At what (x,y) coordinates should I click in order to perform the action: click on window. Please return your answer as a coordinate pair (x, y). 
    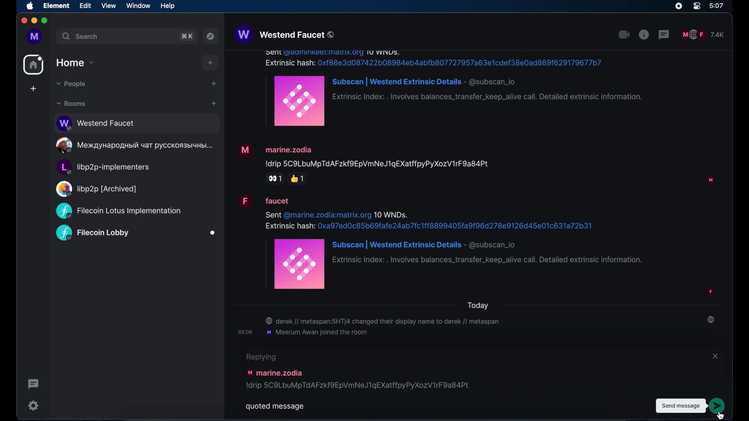
    Looking at the image, I should click on (138, 6).